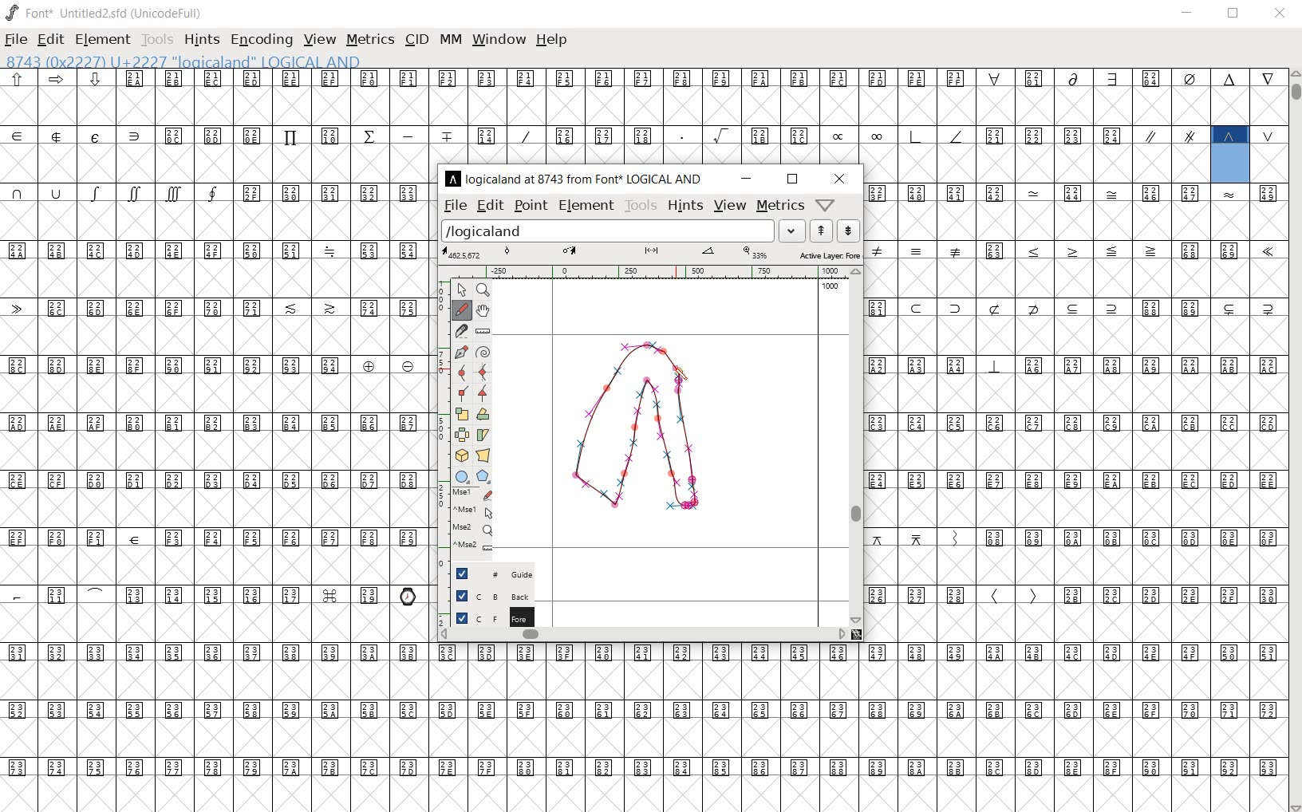 The width and height of the screenshot is (1302, 812). What do you see at coordinates (158, 39) in the screenshot?
I see `tools` at bounding box center [158, 39].